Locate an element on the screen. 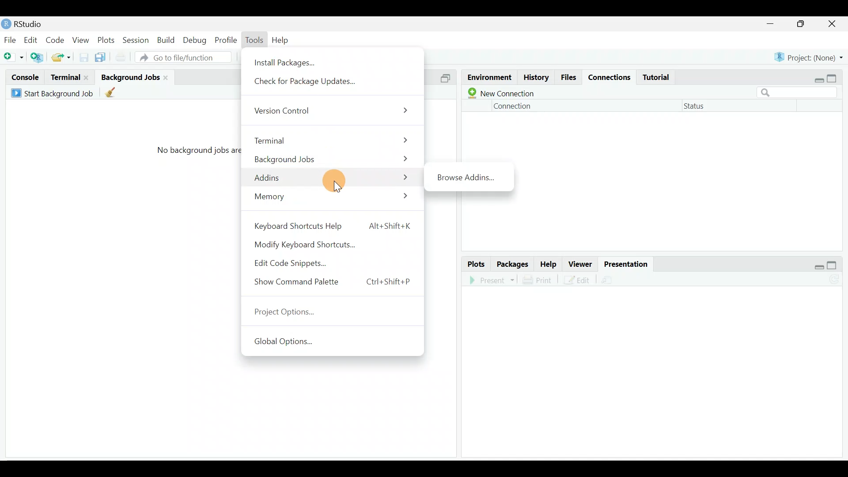  Debug is located at coordinates (197, 39).